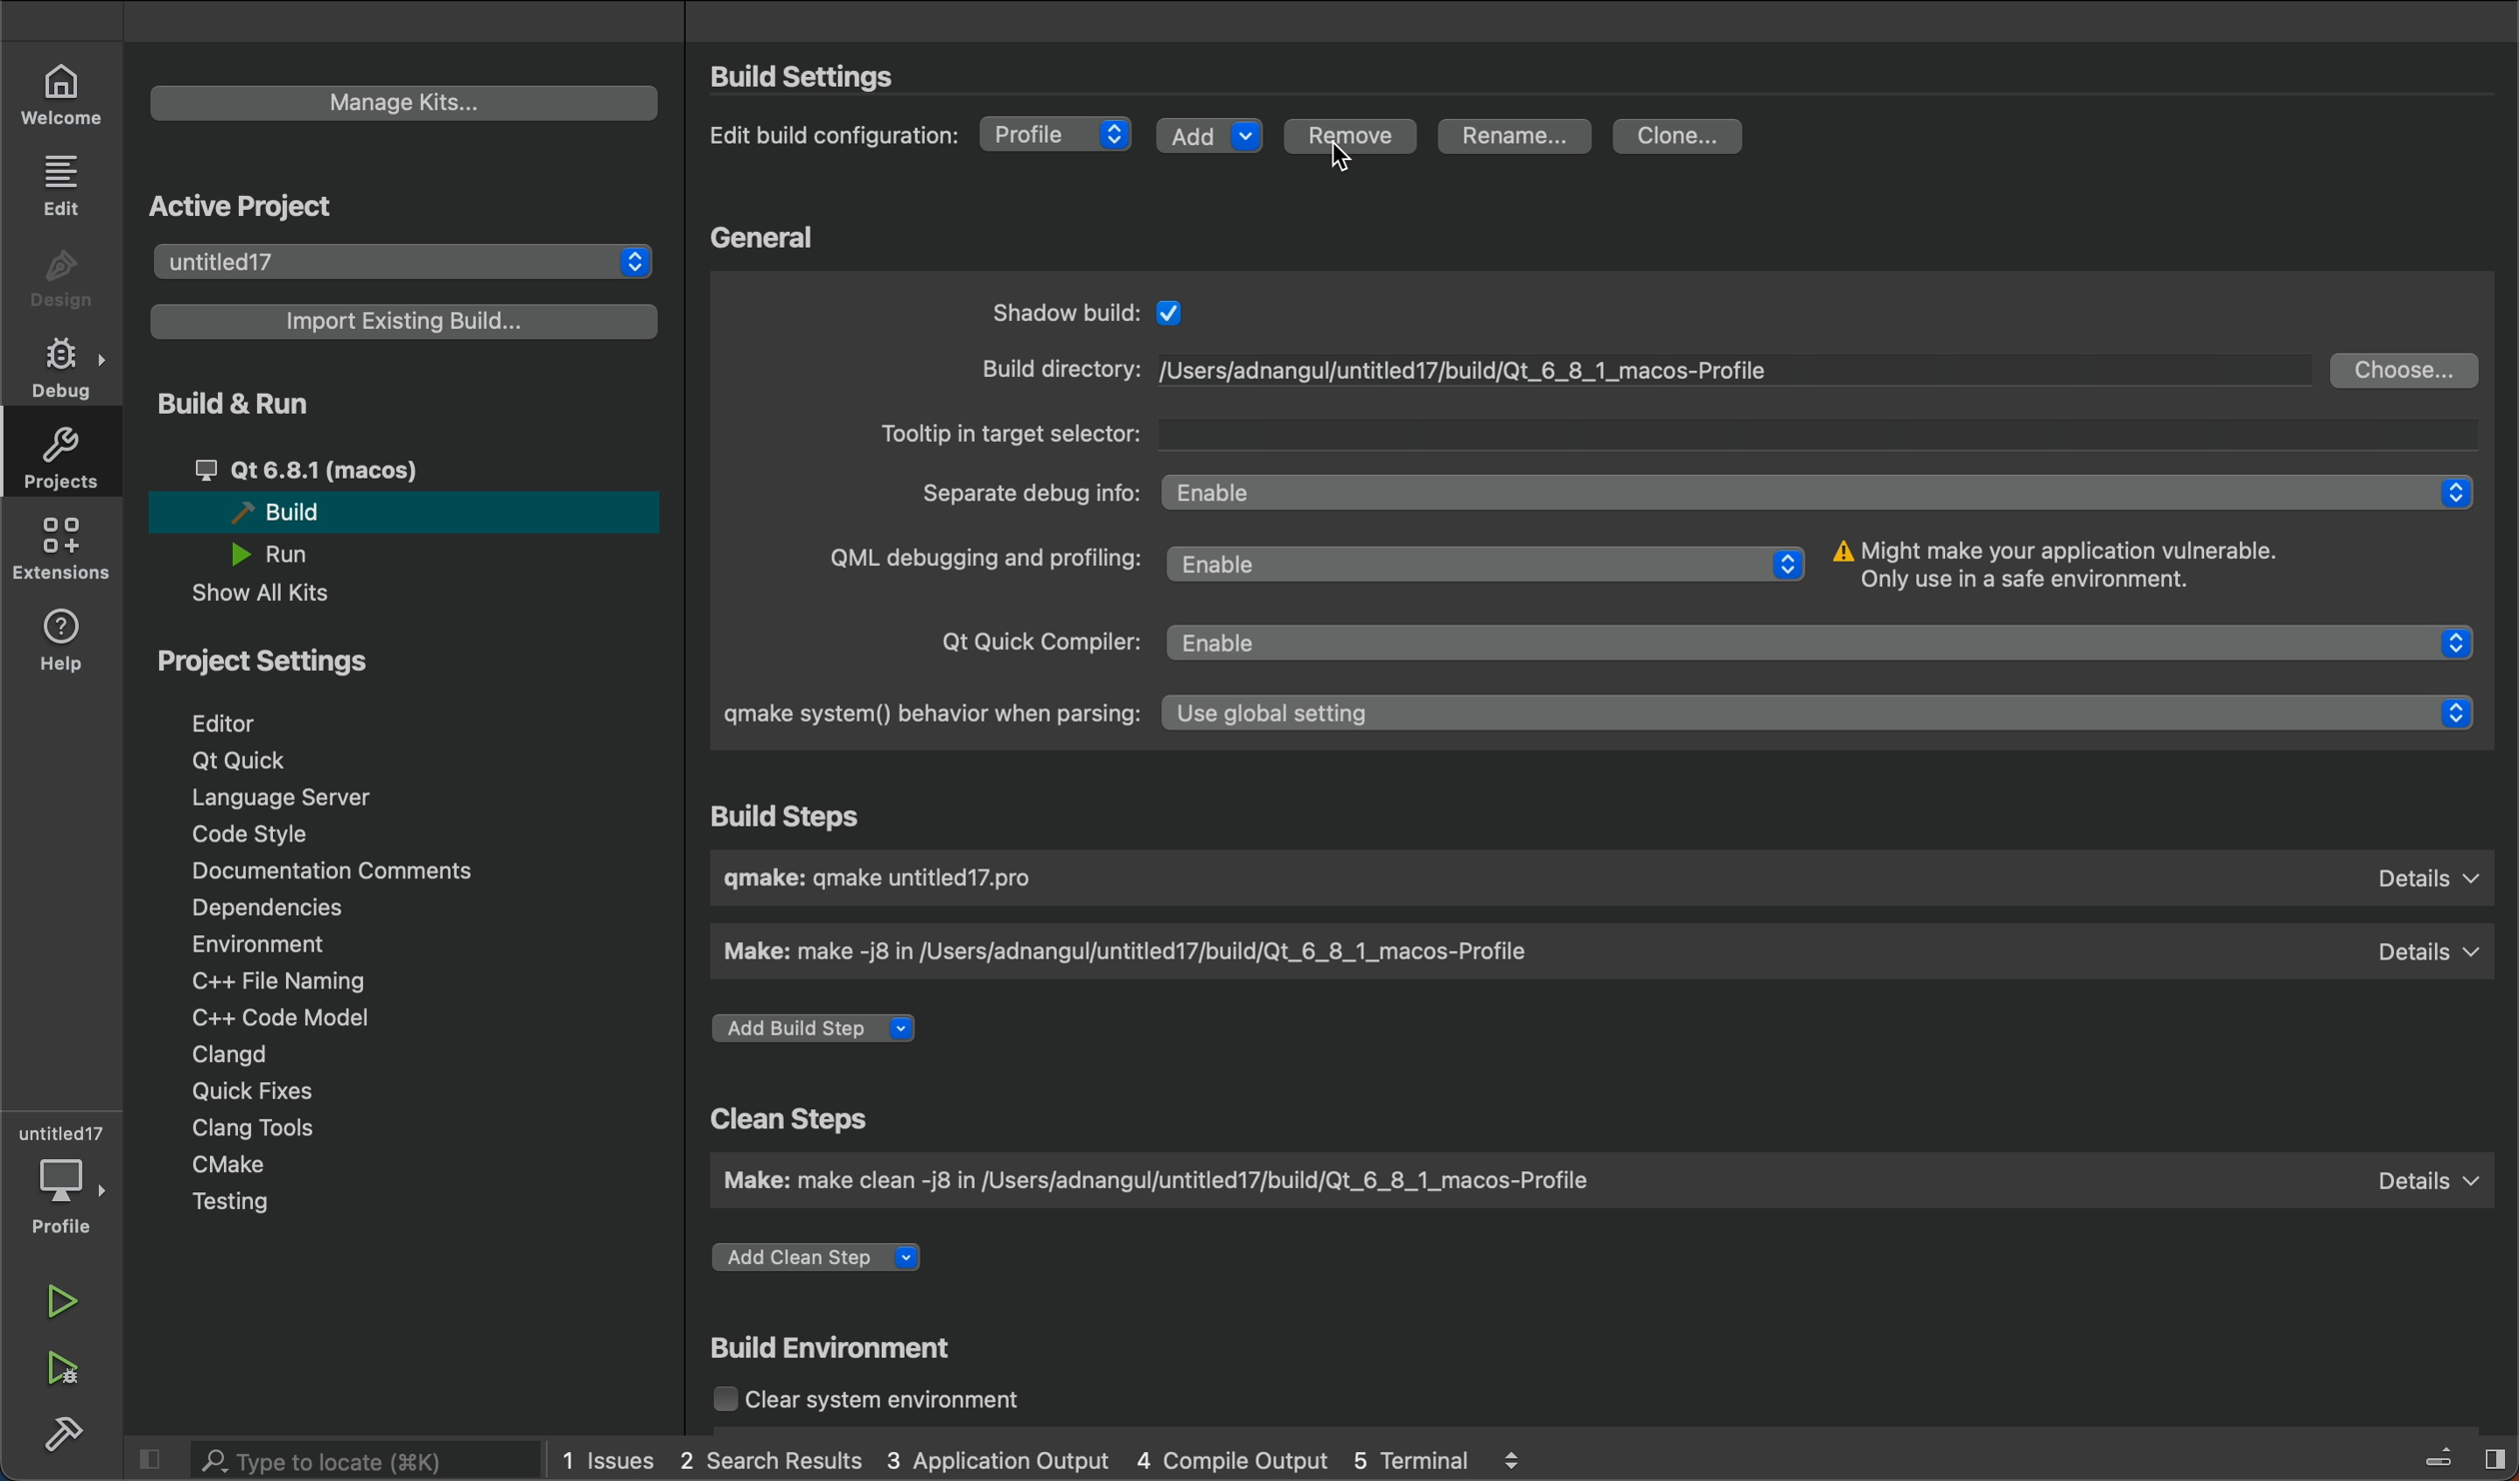  Describe the element at coordinates (267, 1088) in the screenshot. I see `quick fixes` at that location.